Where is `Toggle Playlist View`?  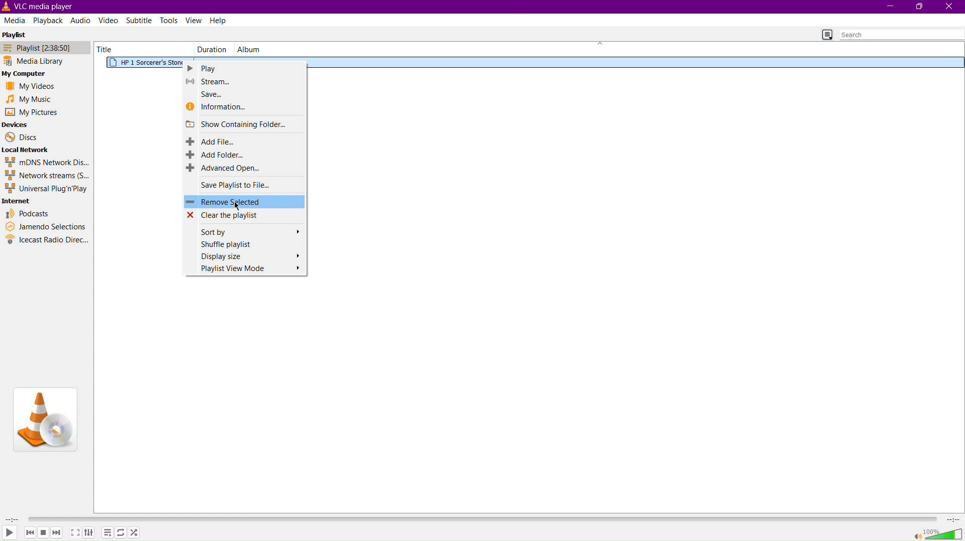
Toggle Playlist View is located at coordinates (827, 35).